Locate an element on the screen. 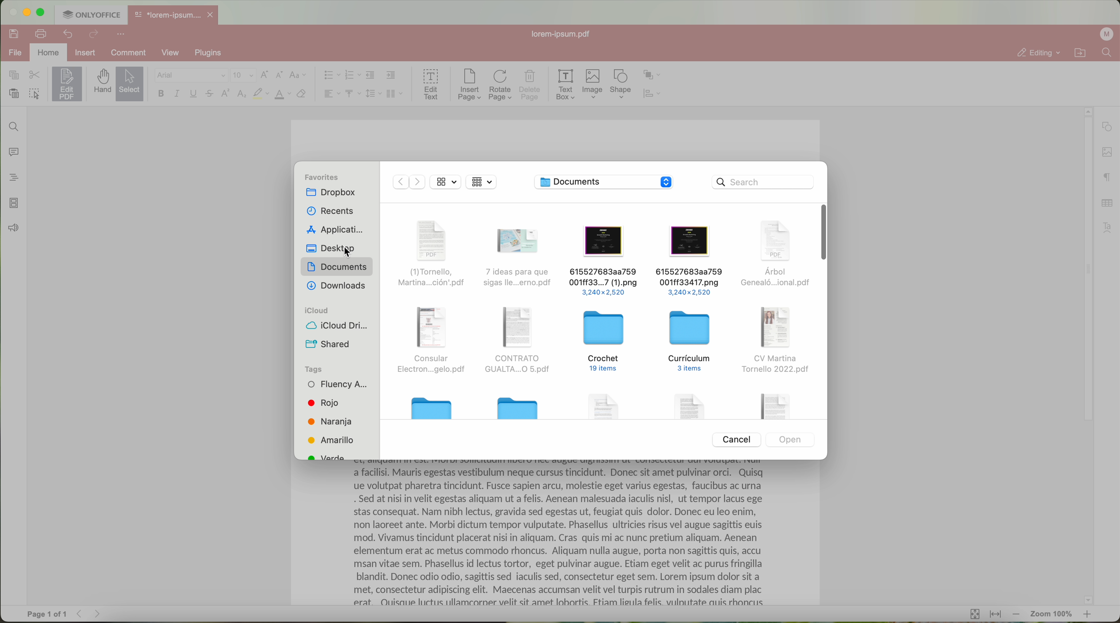 This screenshot has height=623, width=1120. paragraph settings is located at coordinates (1108, 177).